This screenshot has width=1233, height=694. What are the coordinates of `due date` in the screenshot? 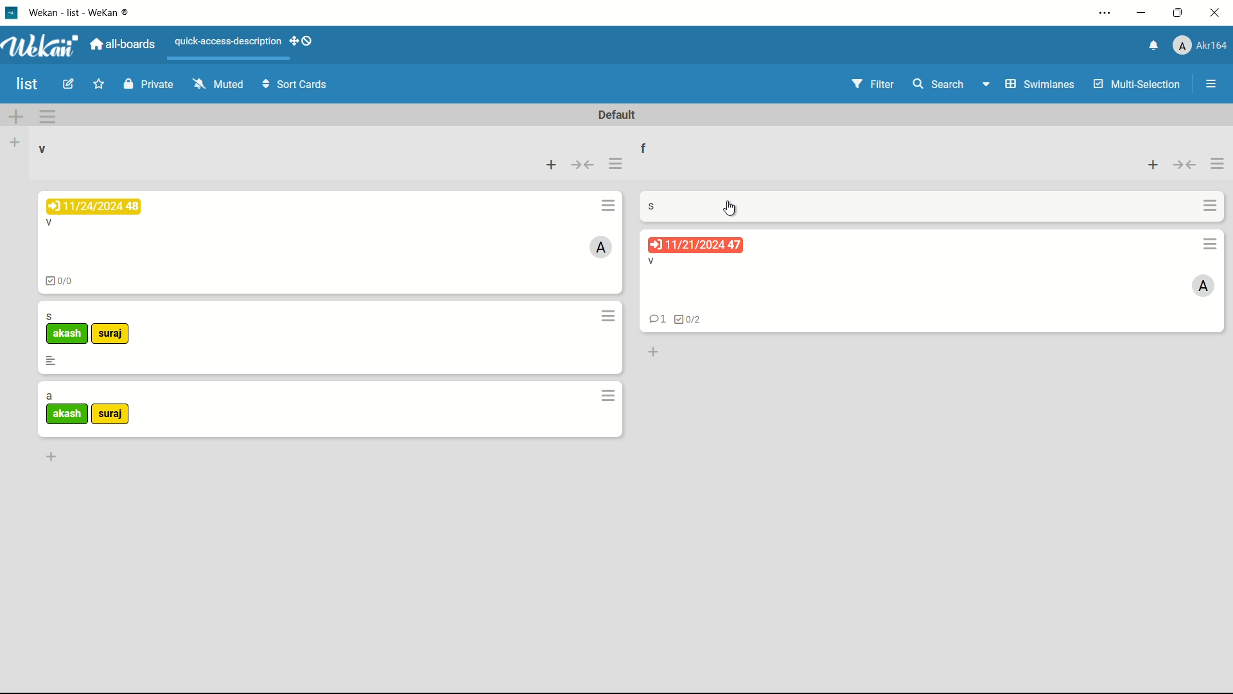 It's located at (696, 245).